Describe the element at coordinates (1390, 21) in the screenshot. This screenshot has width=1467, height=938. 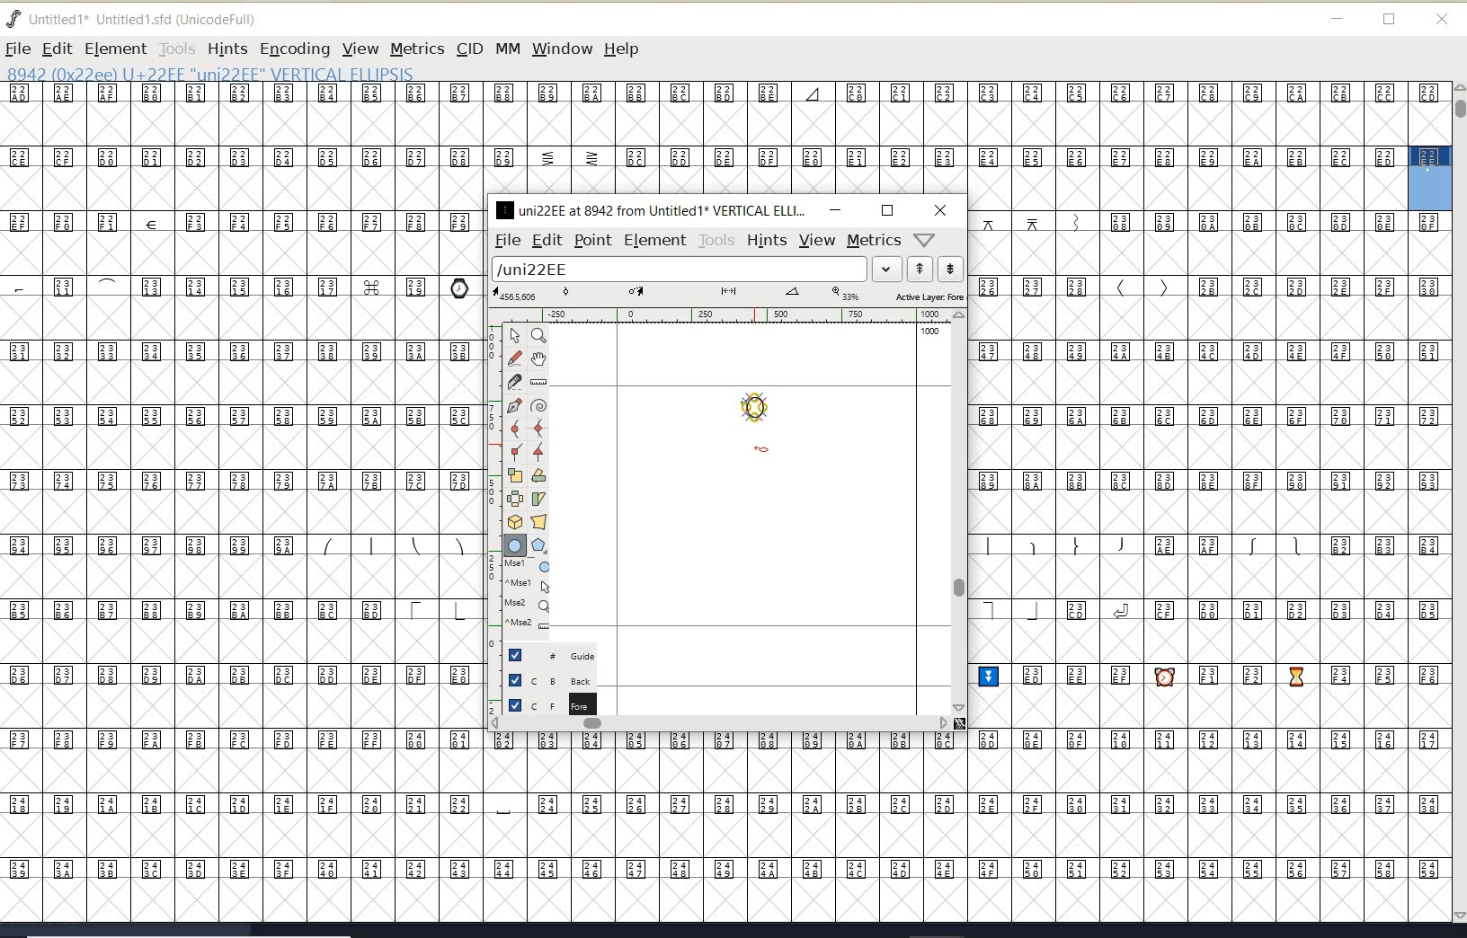
I see `restore` at that location.